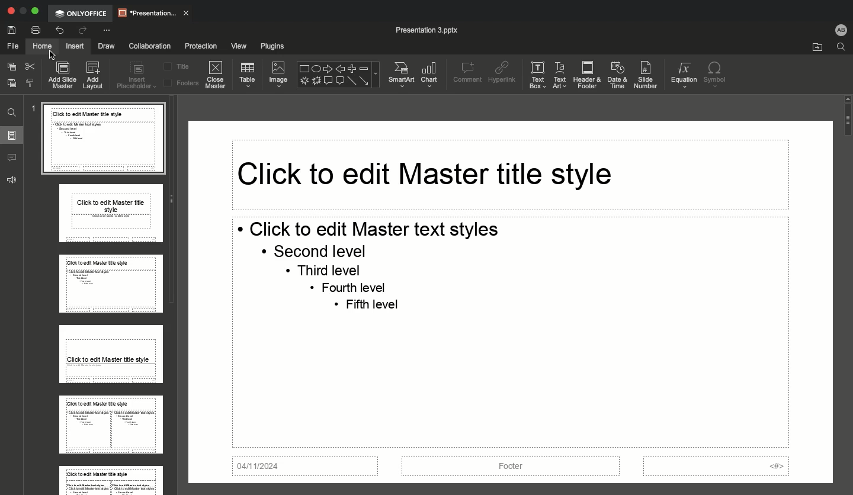 This screenshot has height=495, width=853. What do you see at coordinates (309, 467) in the screenshot?
I see `04/11/2024` at bounding box center [309, 467].